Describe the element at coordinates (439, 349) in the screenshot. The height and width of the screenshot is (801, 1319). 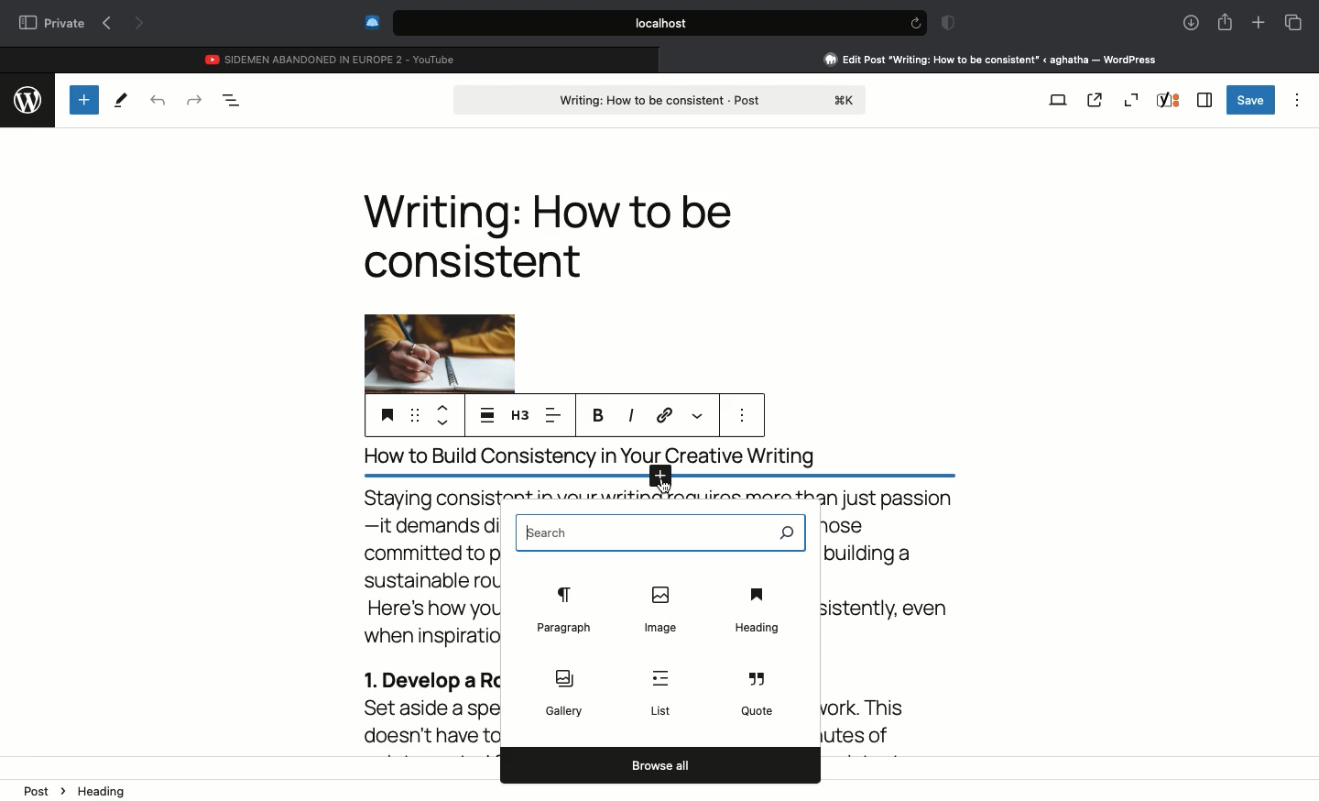
I see `Image` at that location.